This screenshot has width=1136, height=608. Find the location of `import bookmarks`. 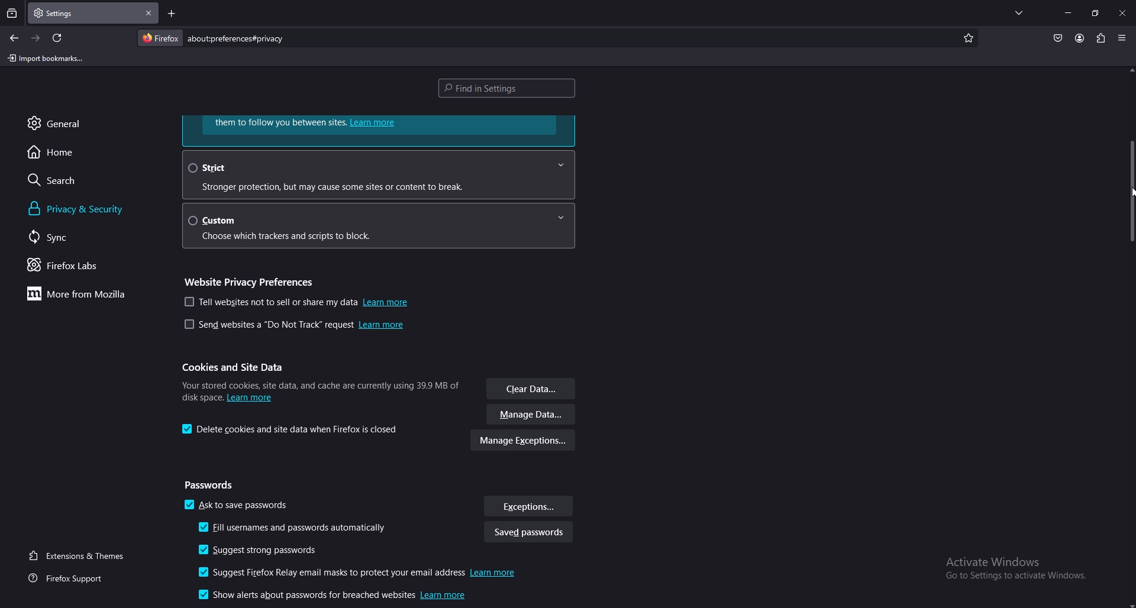

import bookmarks is located at coordinates (46, 59).